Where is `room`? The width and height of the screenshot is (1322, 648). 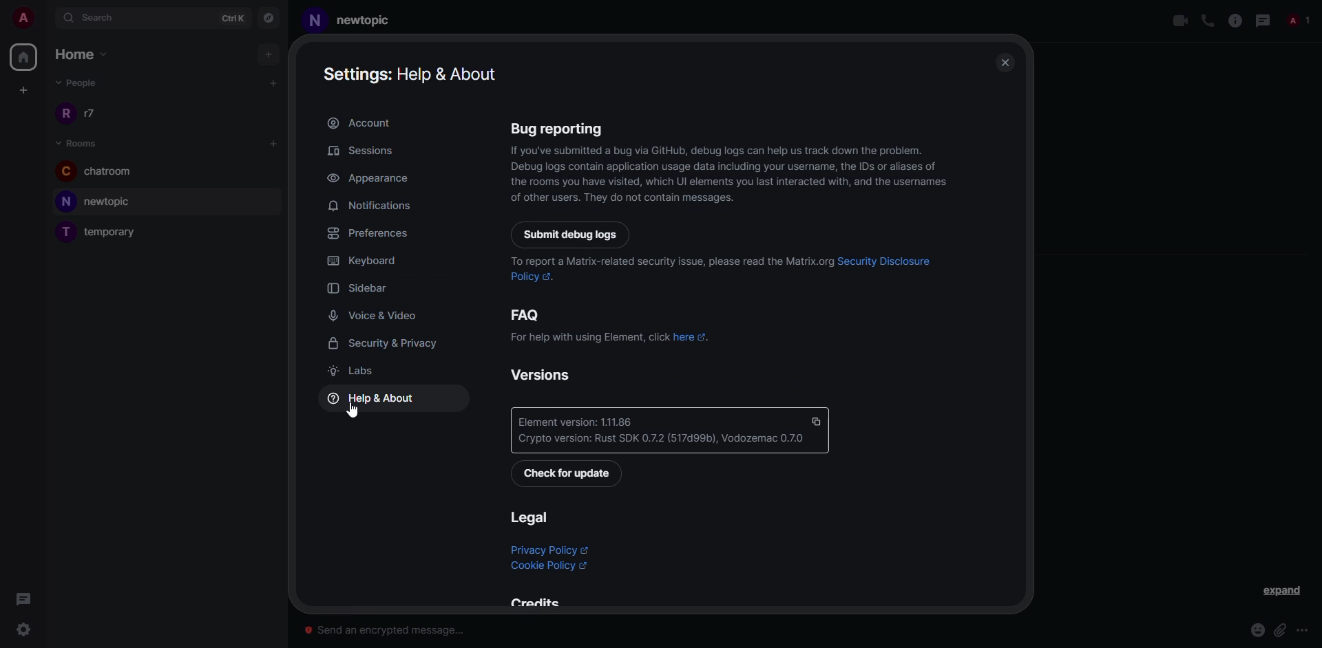 room is located at coordinates (106, 233).